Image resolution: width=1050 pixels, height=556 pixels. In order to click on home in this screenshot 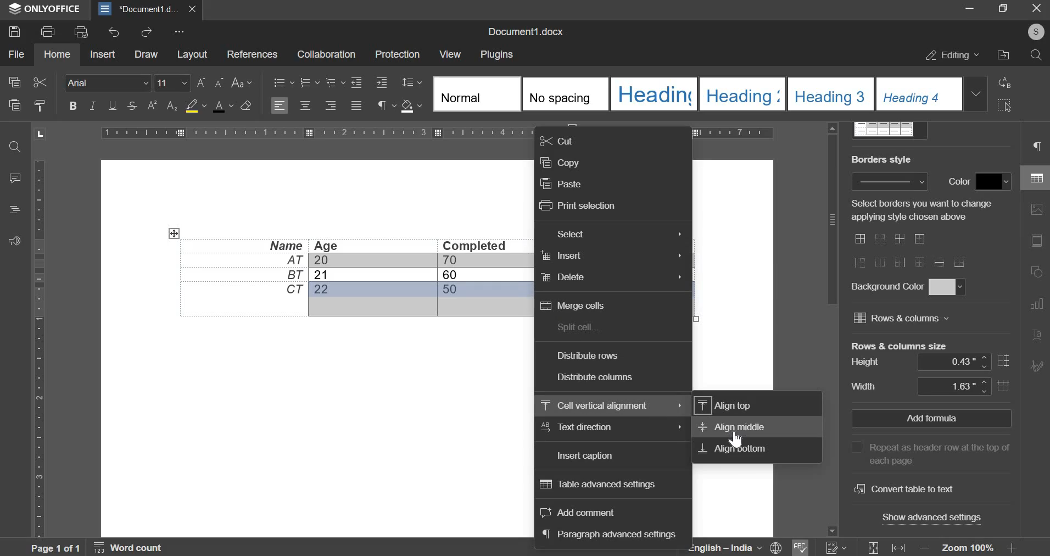, I will do `click(57, 53)`.